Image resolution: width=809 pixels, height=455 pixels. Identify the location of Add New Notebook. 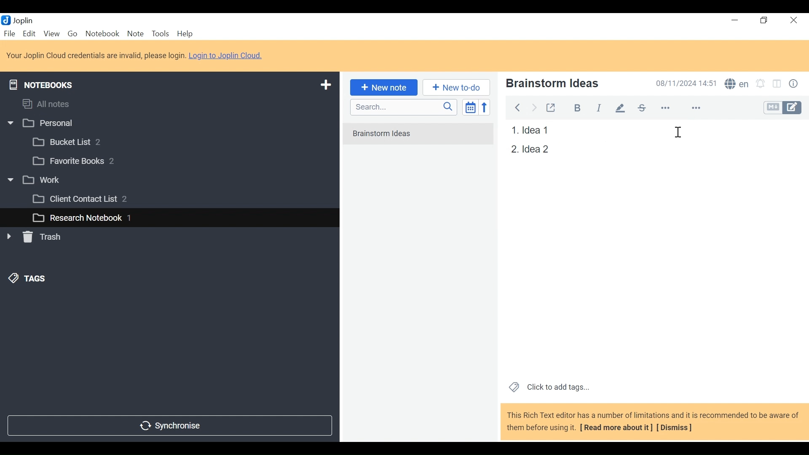
(325, 85).